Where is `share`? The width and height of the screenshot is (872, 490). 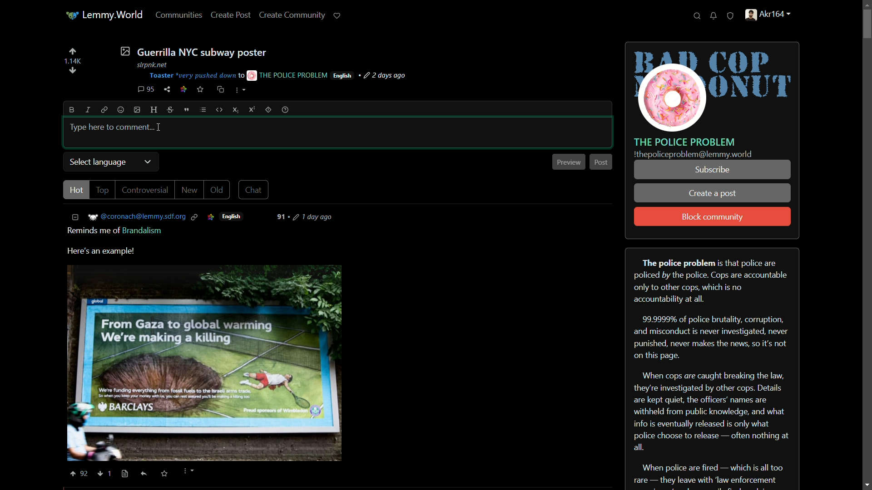 share is located at coordinates (167, 89).